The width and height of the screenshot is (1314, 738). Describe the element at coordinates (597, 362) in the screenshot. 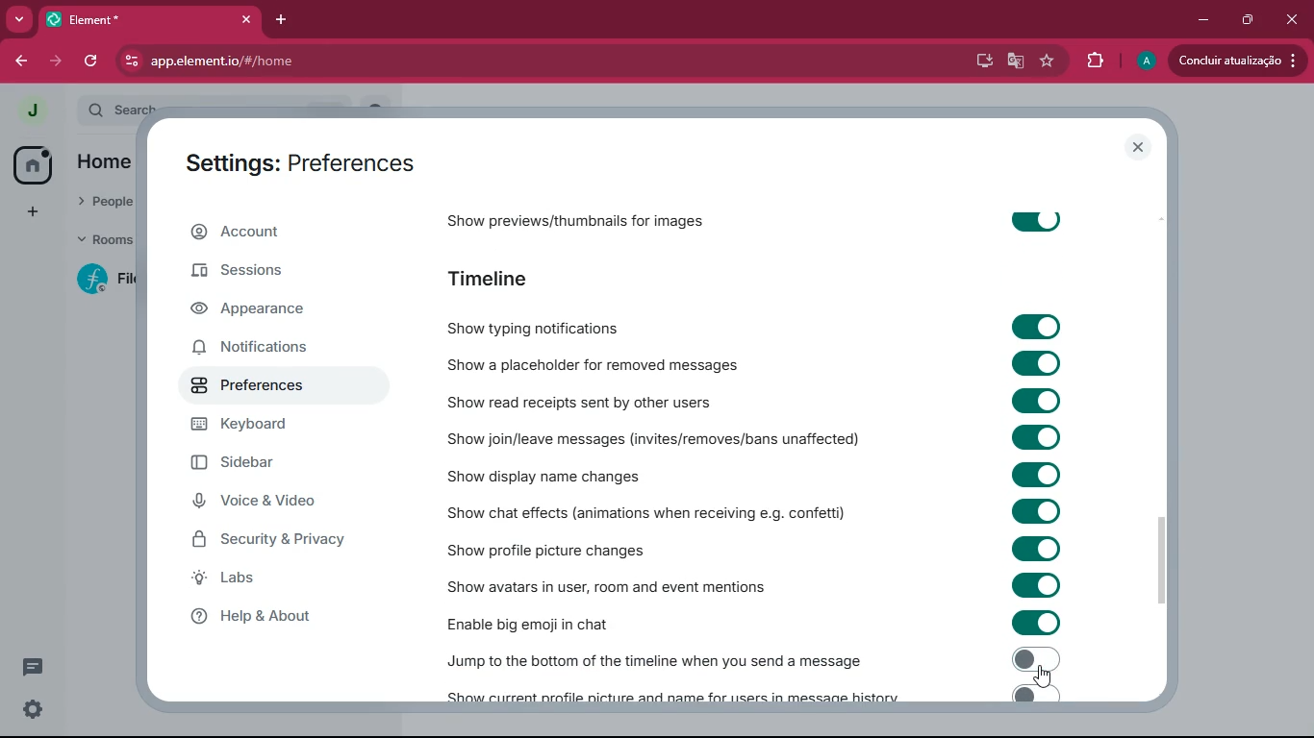

I see `show a placeholder for removed messages` at that location.